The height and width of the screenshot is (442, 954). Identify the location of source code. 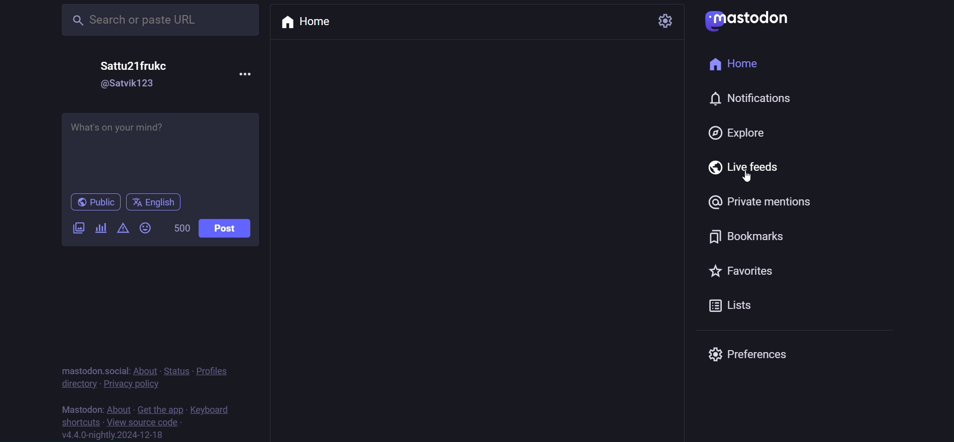
(142, 422).